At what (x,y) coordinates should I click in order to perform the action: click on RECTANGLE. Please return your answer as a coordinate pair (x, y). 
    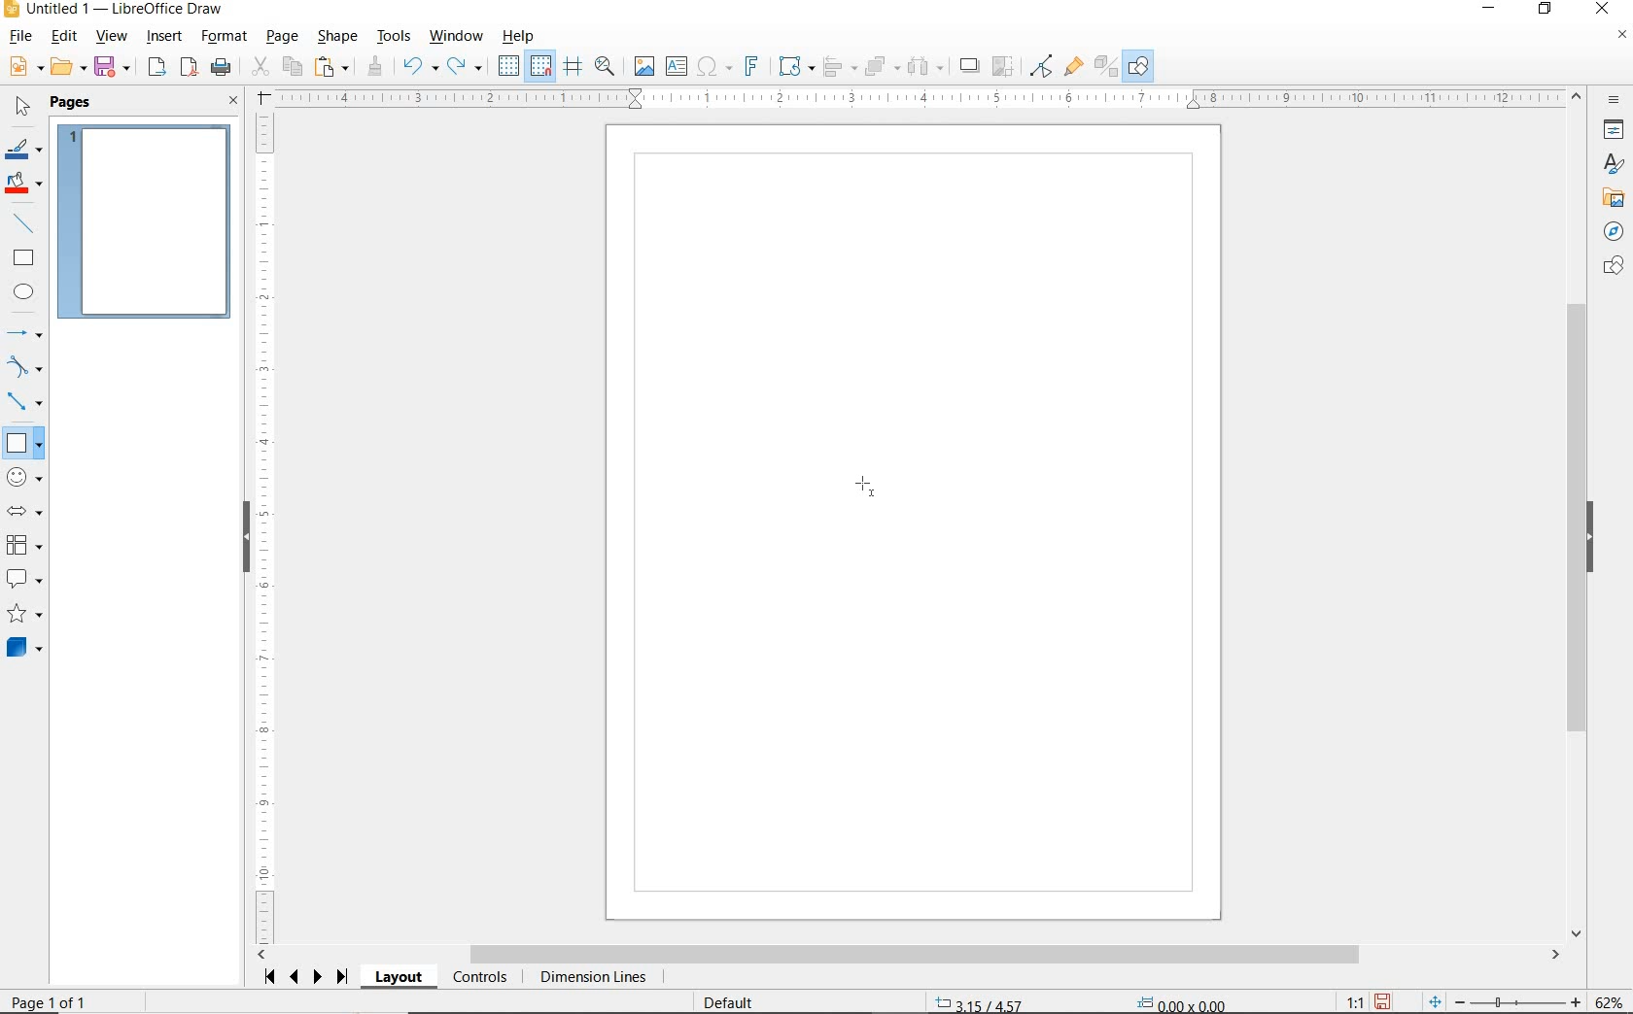
    Looking at the image, I should click on (24, 257).